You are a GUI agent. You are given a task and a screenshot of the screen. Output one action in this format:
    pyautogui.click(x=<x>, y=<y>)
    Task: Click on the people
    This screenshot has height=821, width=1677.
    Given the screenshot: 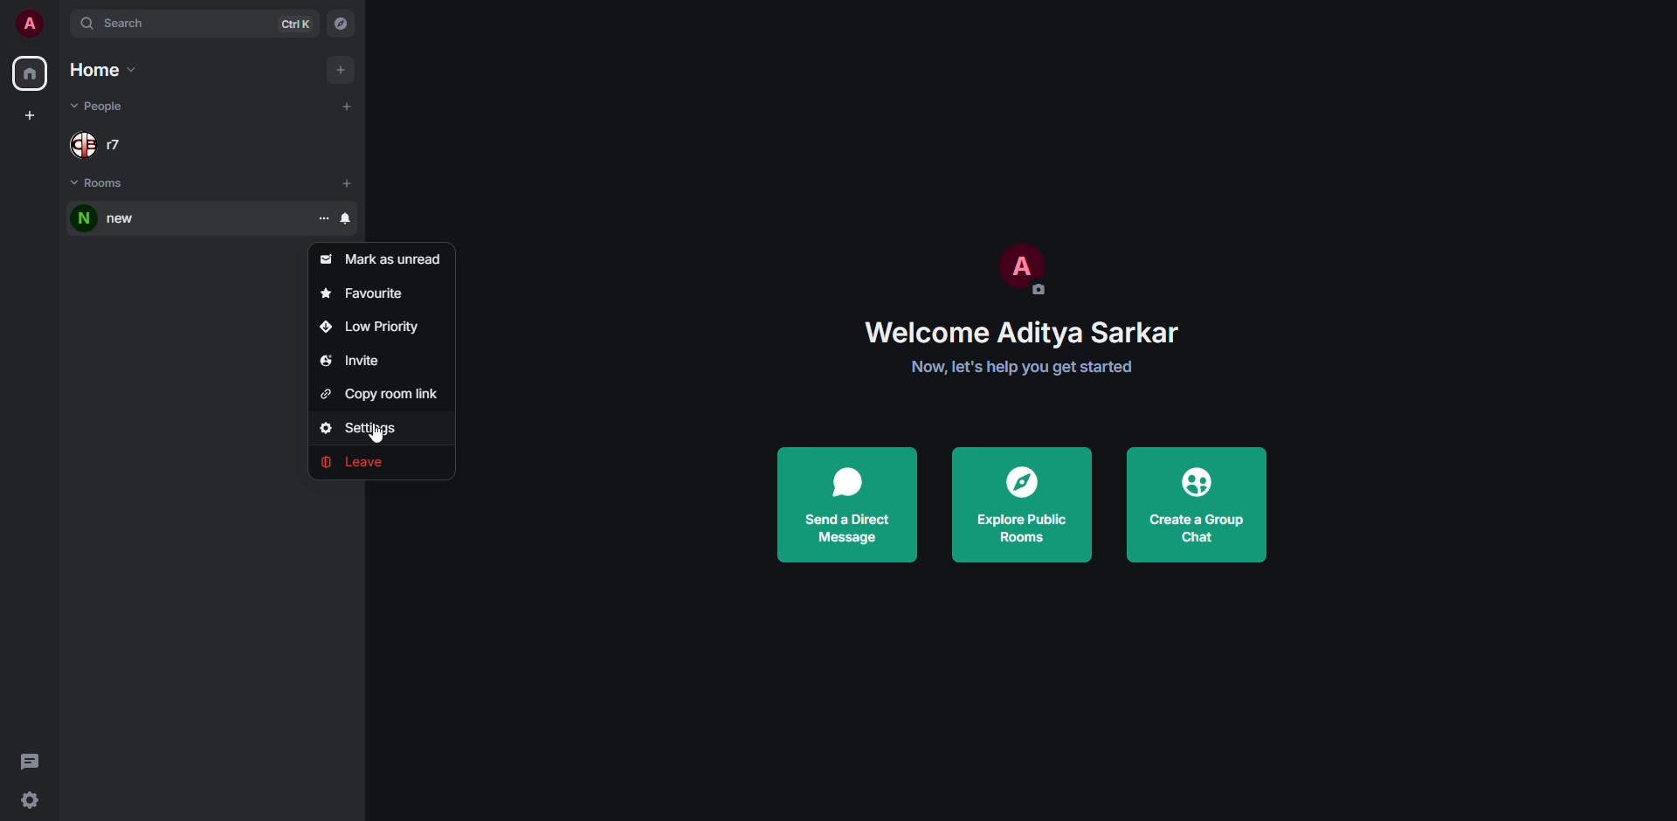 What is the action you would take?
    pyautogui.click(x=101, y=141)
    